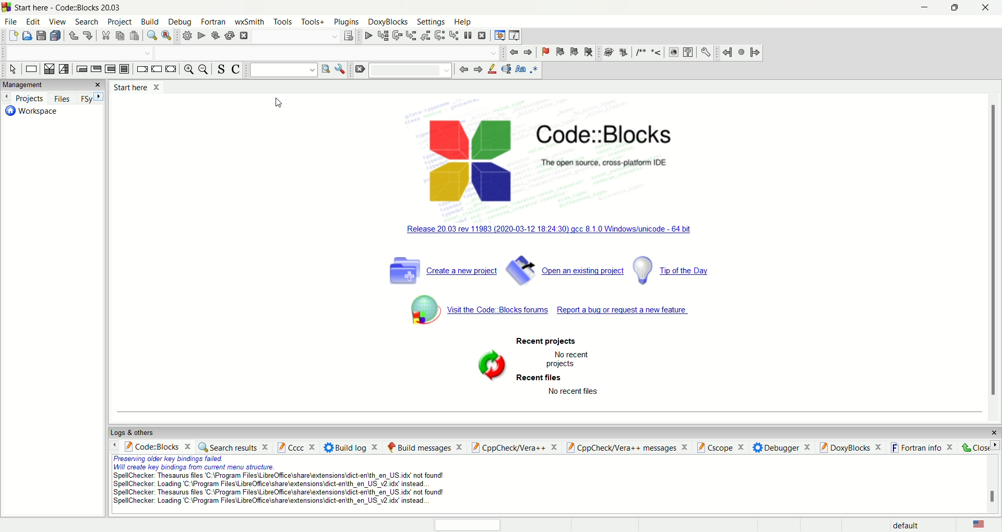  I want to click on workspace, so click(34, 114).